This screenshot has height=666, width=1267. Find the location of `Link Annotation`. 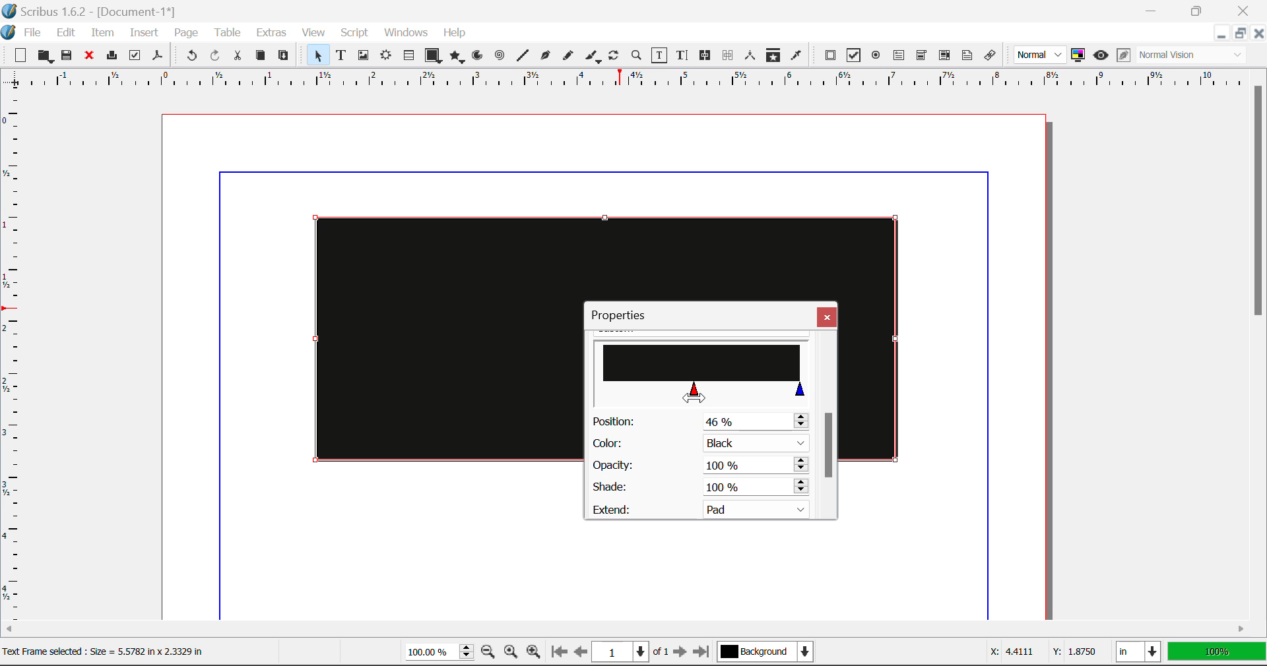

Link Annotation is located at coordinates (993, 56).